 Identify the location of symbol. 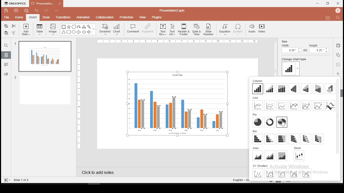
(238, 29).